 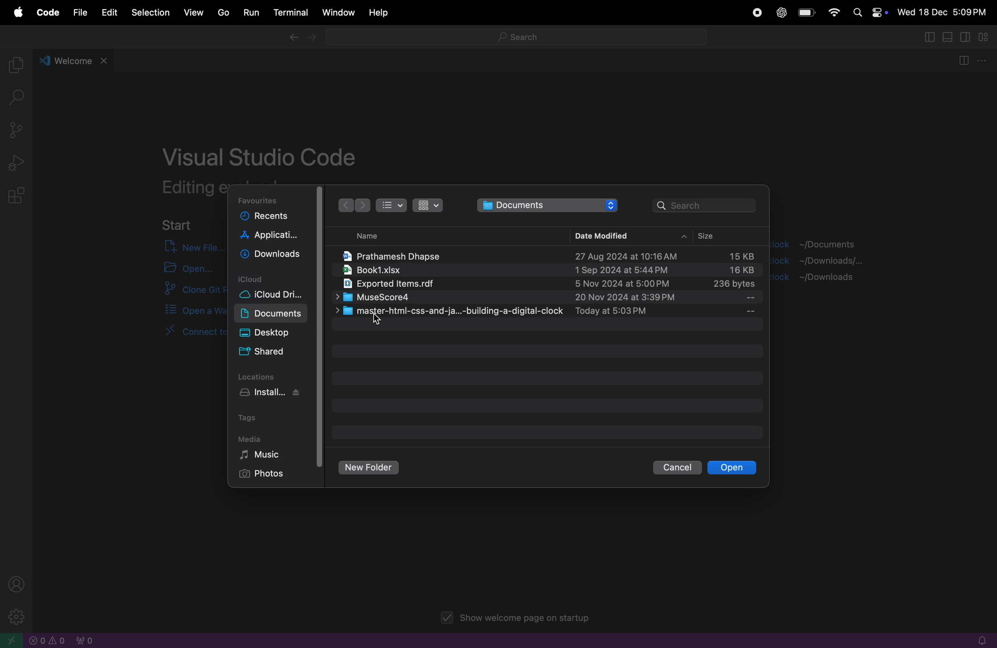 What do you see at coordinates (271, 455) in the screenshot?
I see `music` at bounding box center [271, 455].